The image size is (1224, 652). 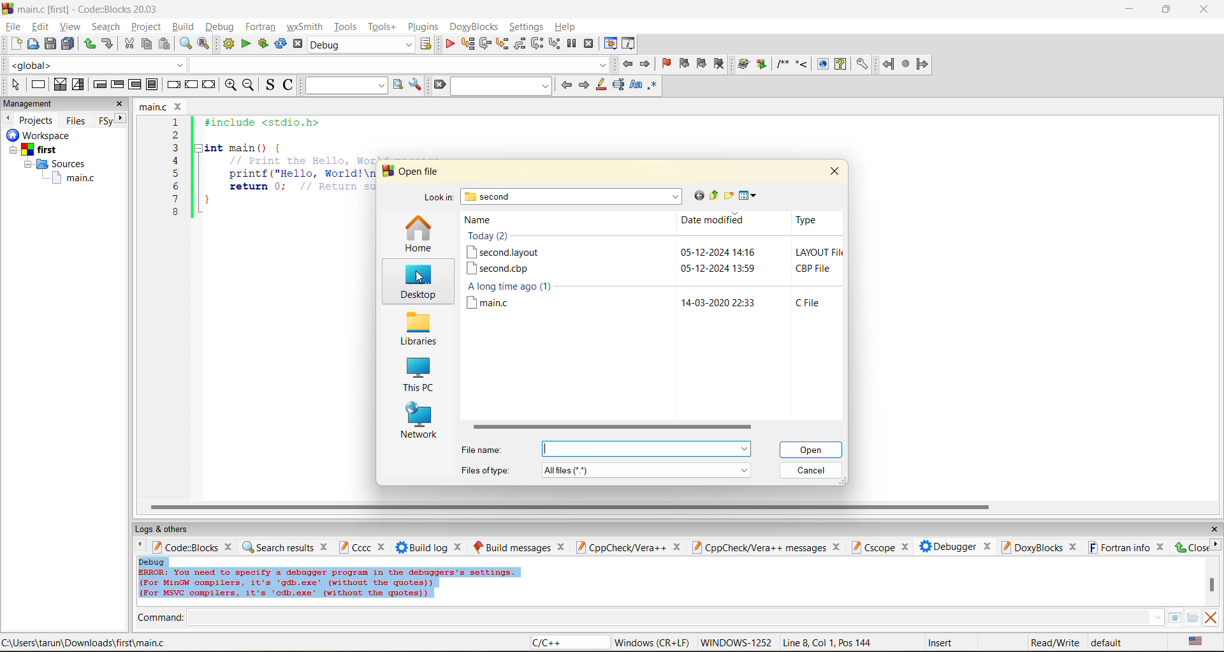 I want to click on step into instruction, so click(x=554, y=44).